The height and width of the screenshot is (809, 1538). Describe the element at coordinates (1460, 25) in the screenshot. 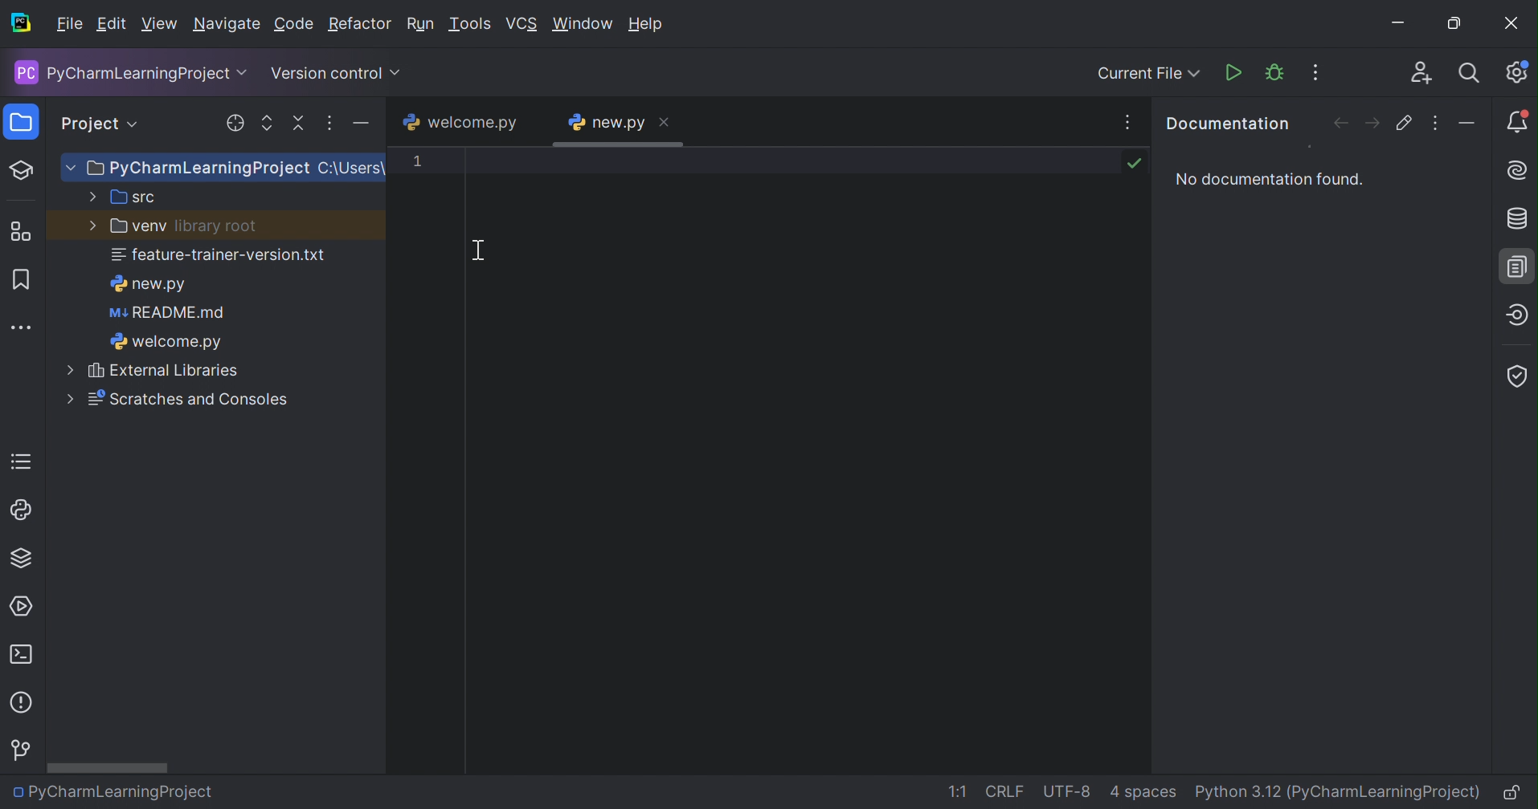

I see `Restore down` at that location.